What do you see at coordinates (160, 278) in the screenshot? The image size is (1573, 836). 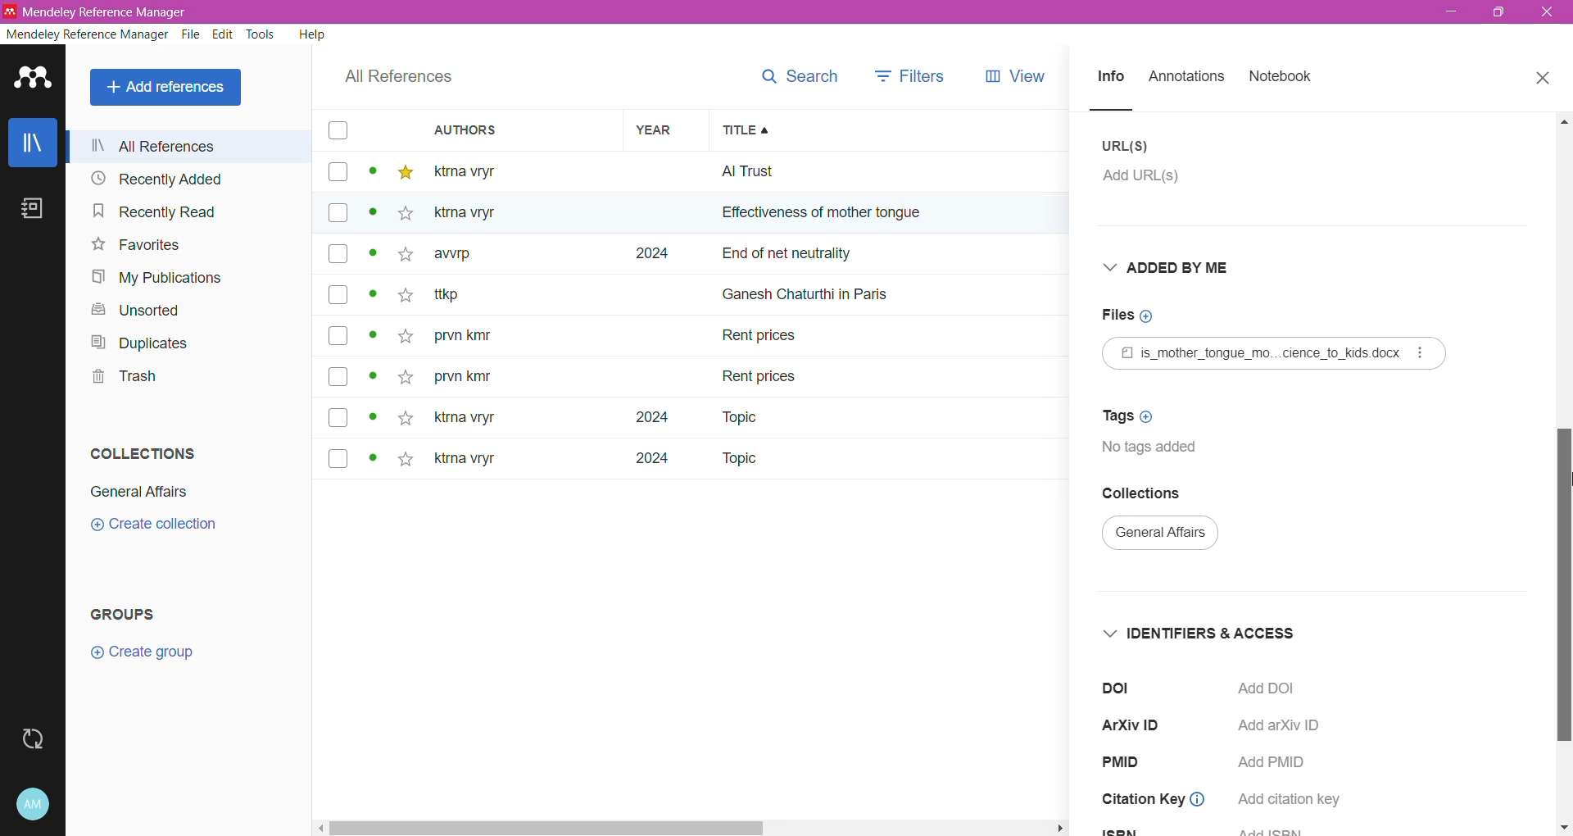 I see `My Publications` at bounding box center [160, 278].